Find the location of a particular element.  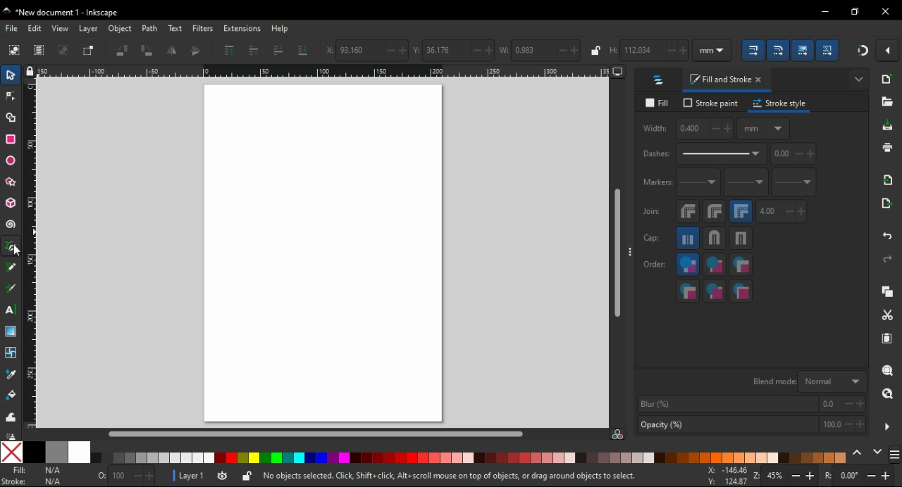

stroke,fill,markers is located at coordinates (715, 265).